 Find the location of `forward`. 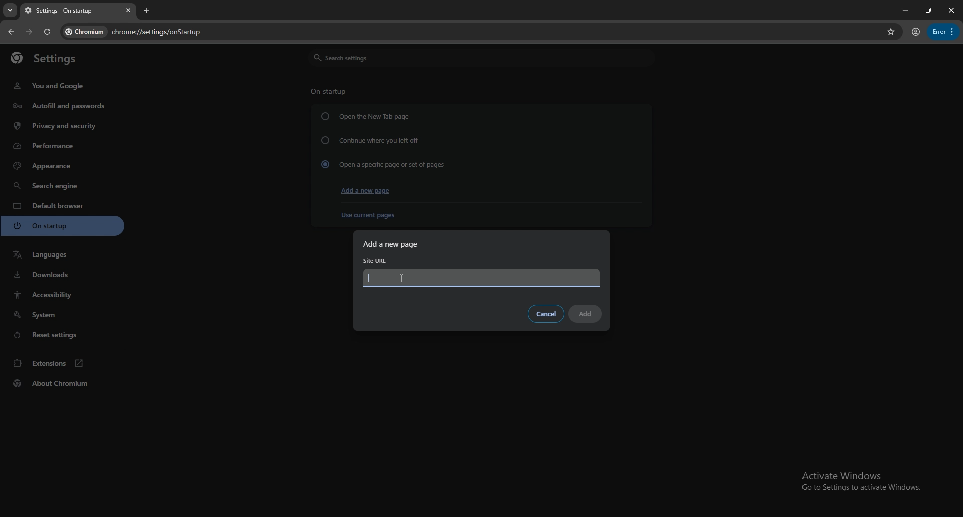

forward is located at coordinates (29, 32).